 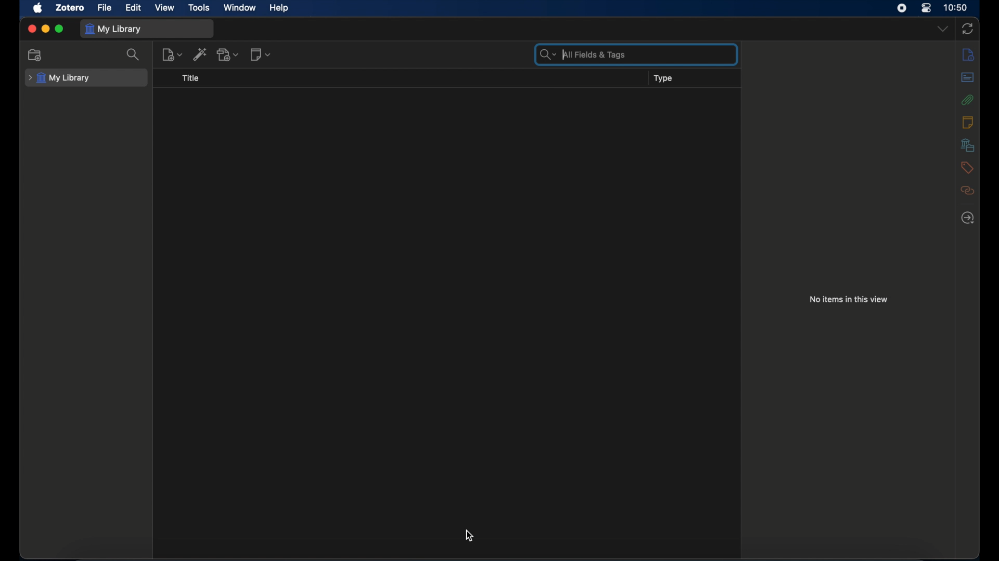 I want to click on info, so click(x=968, y=55).